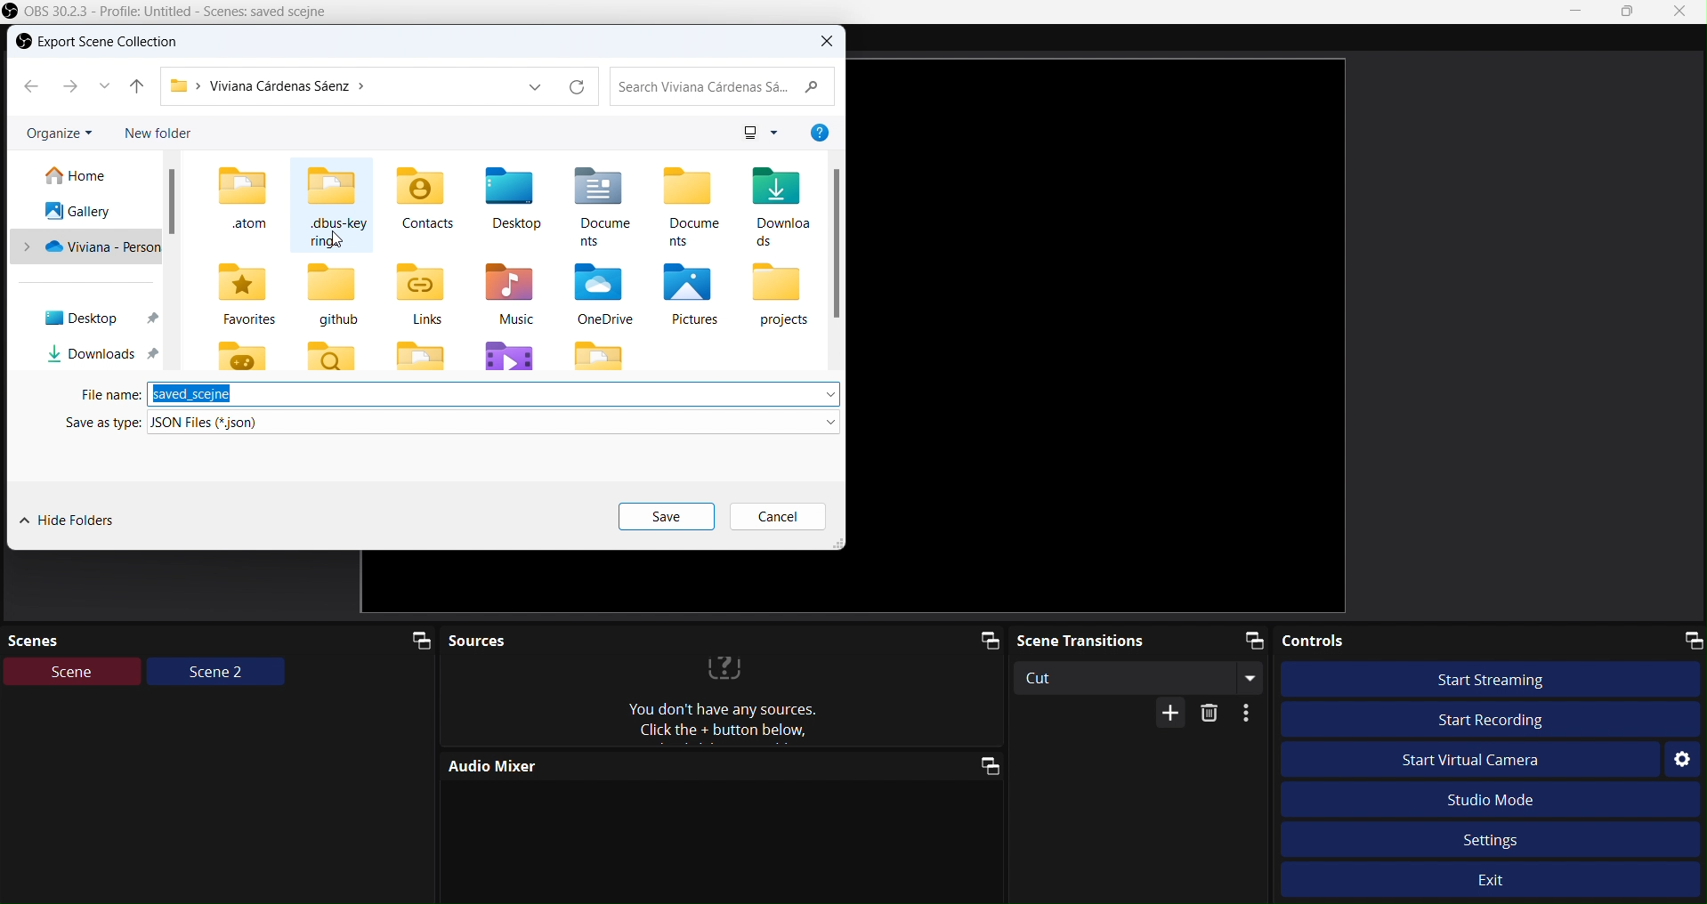  Describe the element at coordinates (1250, 713) in the screenshot. I see `More` at that location.